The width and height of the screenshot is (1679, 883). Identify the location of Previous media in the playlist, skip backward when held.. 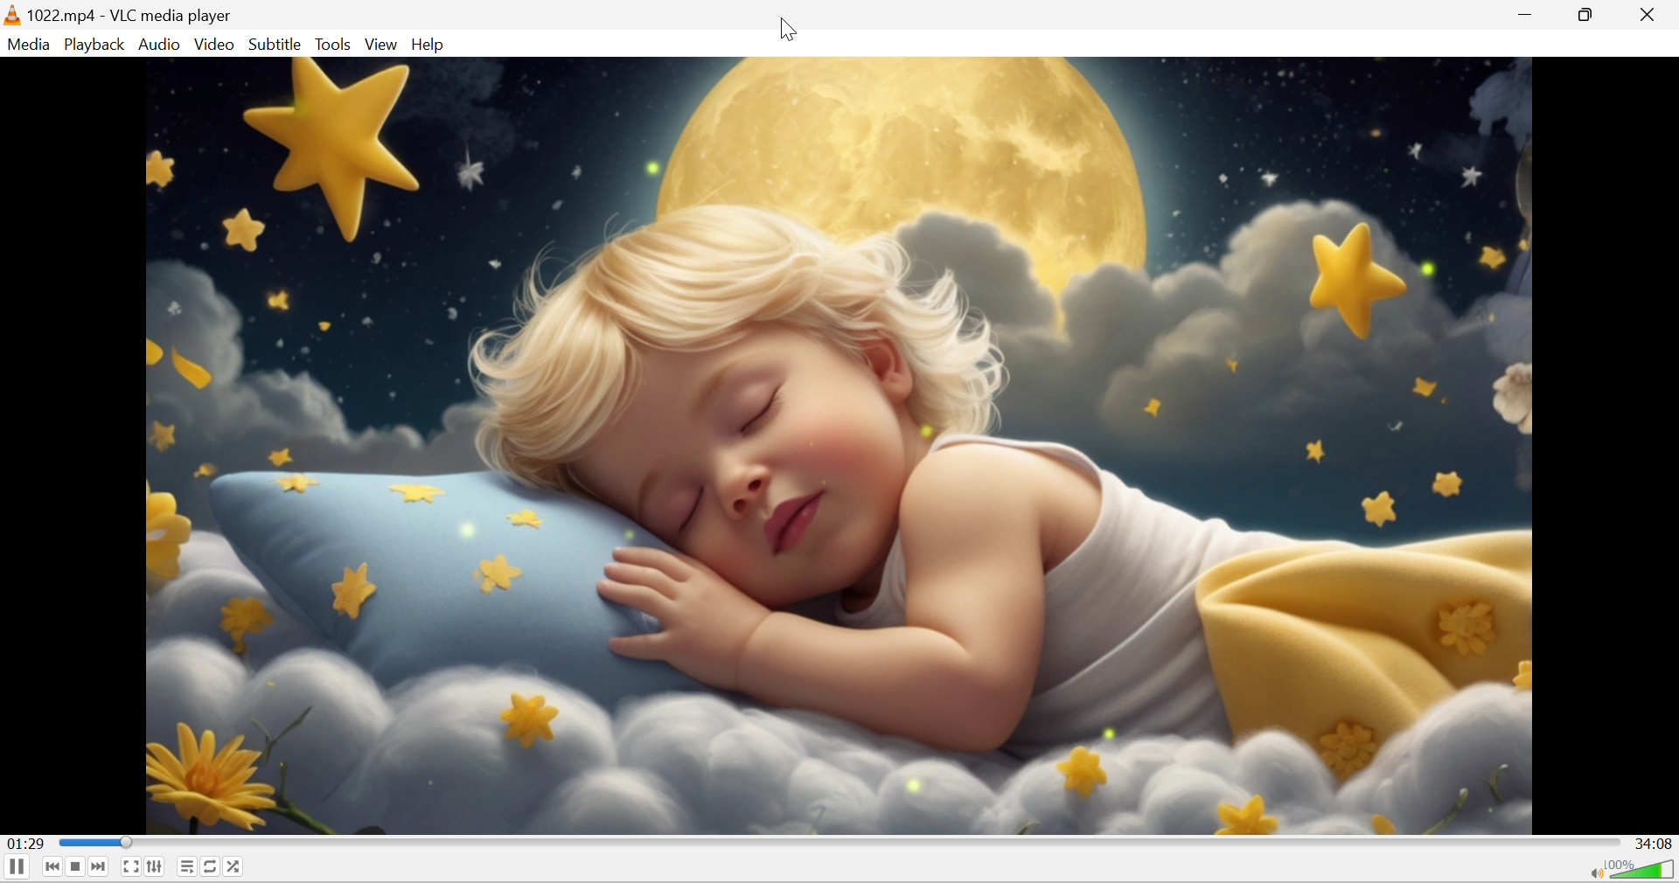
(56, 868).